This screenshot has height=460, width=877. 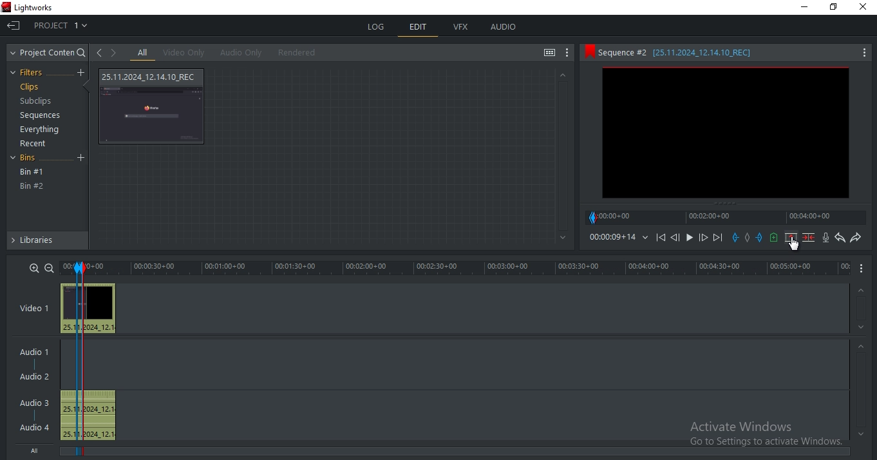 What do you see at coordinates (802, 8) in the screenshot?
I see `Minimize` at bounding box center [802, 8].